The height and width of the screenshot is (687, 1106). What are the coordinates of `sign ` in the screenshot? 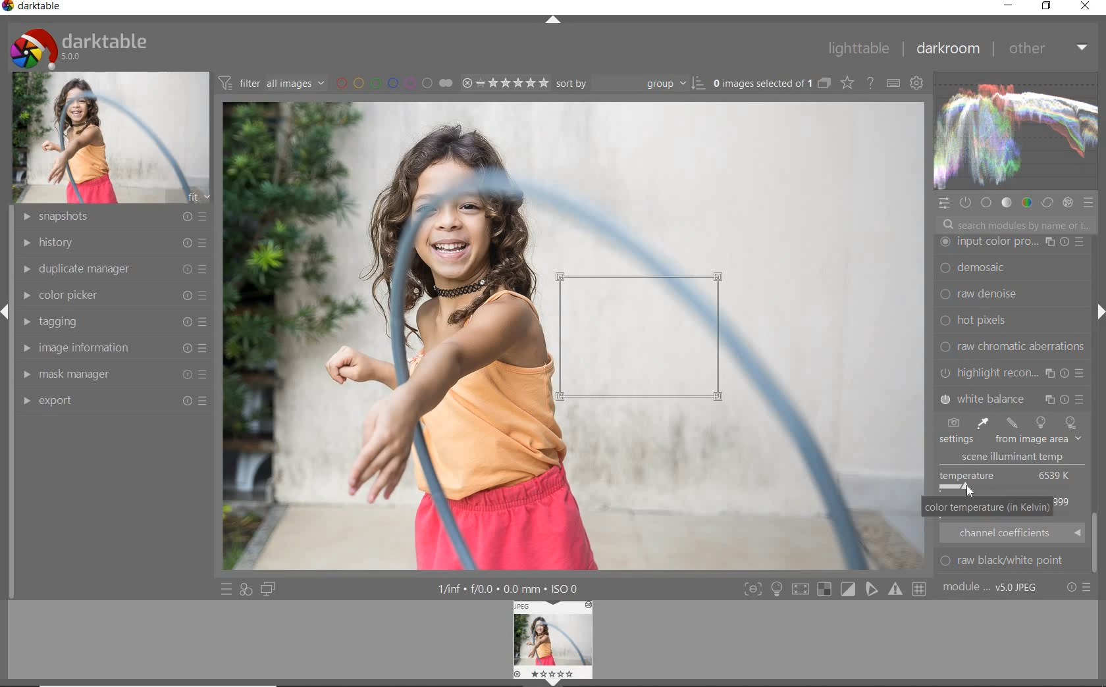 It's located at (776, 589).